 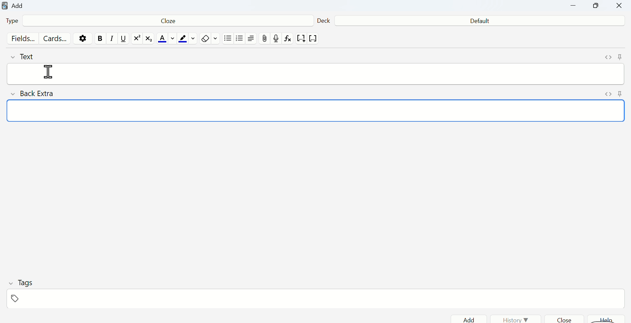 I want to click on Fields, so click(x=21, y=39).